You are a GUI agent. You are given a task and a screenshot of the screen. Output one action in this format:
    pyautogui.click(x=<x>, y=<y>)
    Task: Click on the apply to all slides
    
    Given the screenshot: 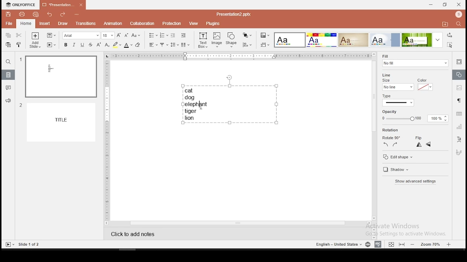 What is the action you would take?
    pyautogui.click(x=401, y=119)
    